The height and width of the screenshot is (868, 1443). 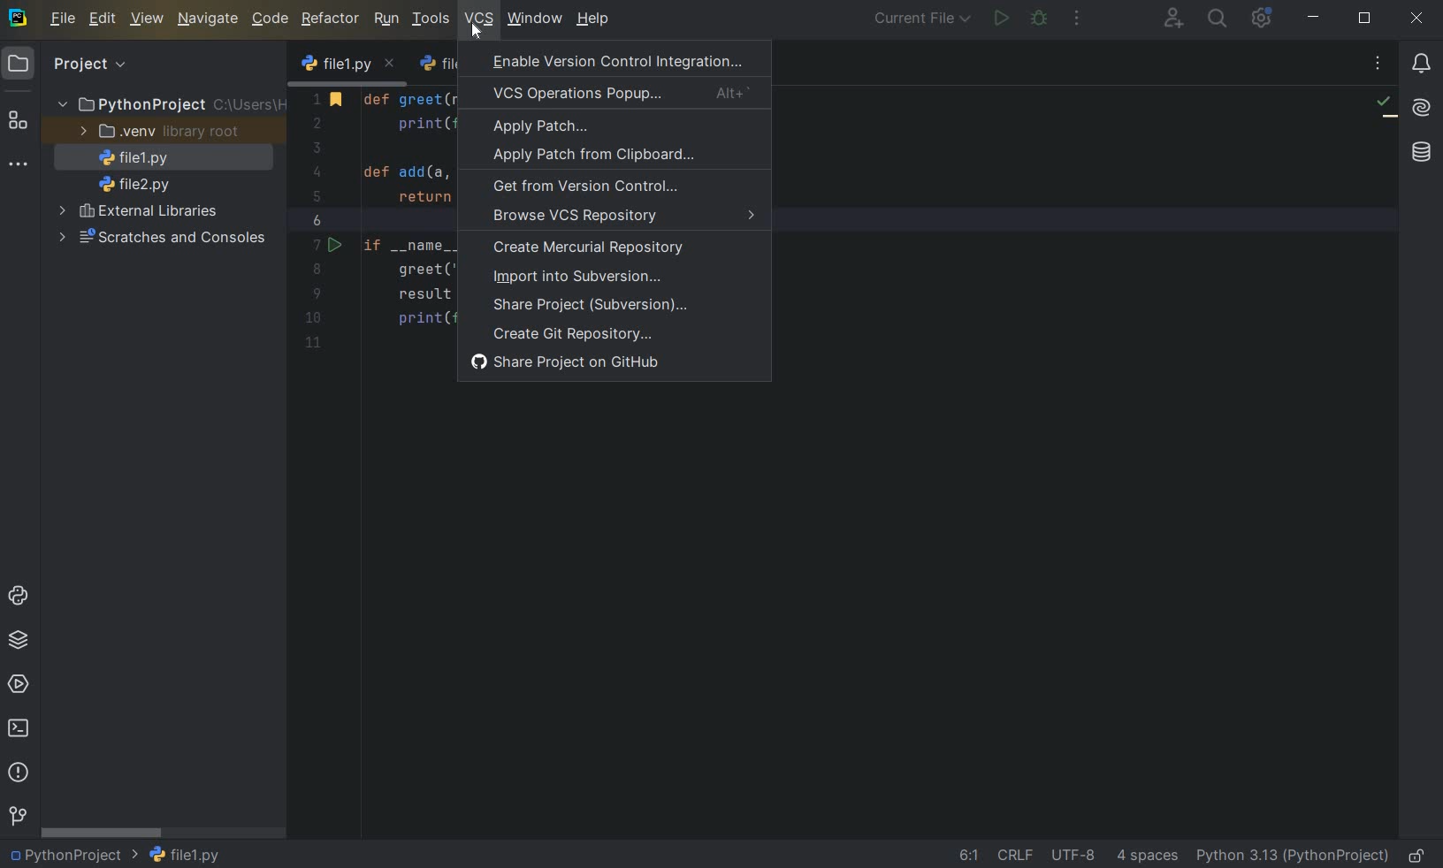 What do you see at coordinates (63, 20) in the screenshot?
I see `file` at bounding box center [63, 20].